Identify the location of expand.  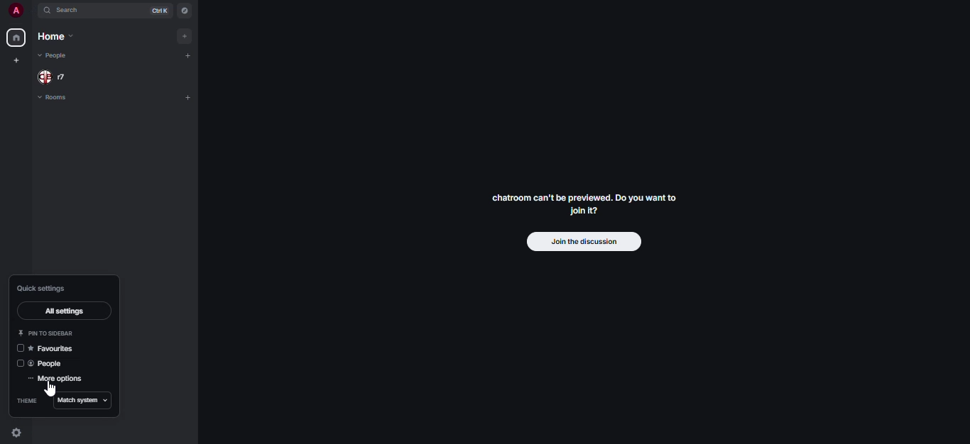
(33, 11).